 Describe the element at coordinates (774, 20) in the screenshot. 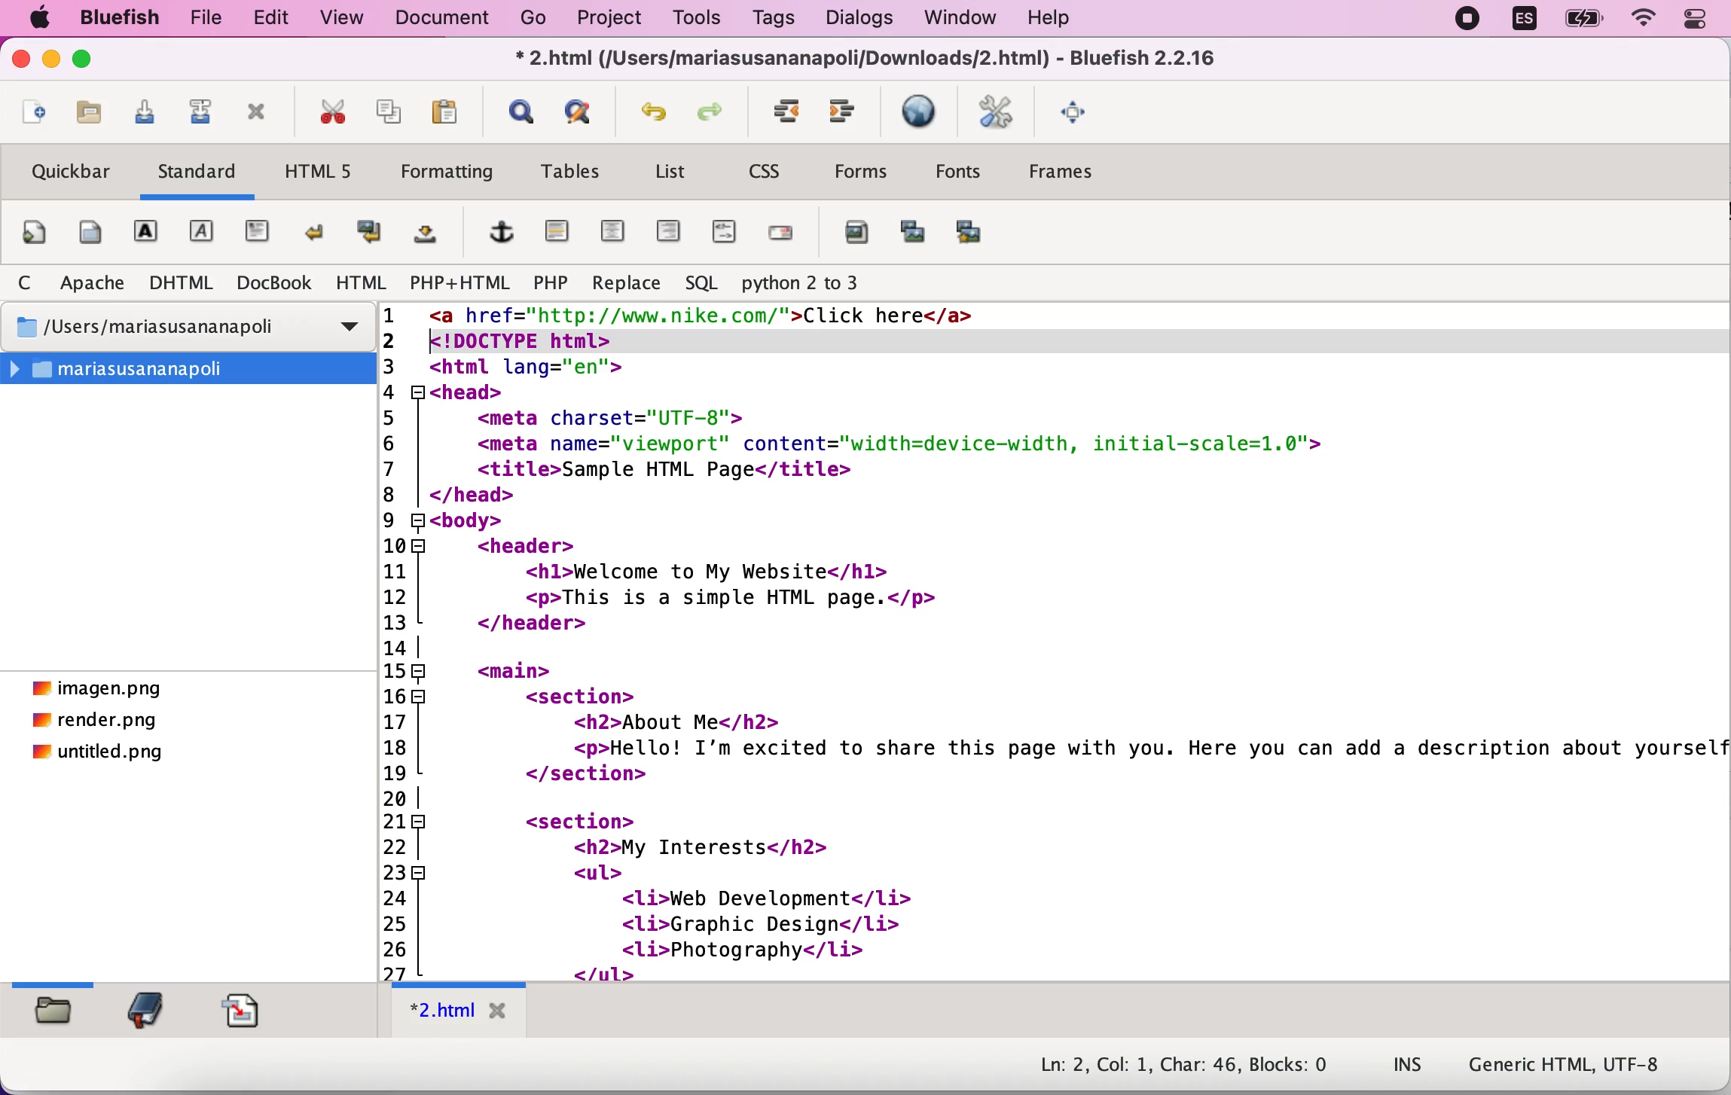

I see `tags` at that location.